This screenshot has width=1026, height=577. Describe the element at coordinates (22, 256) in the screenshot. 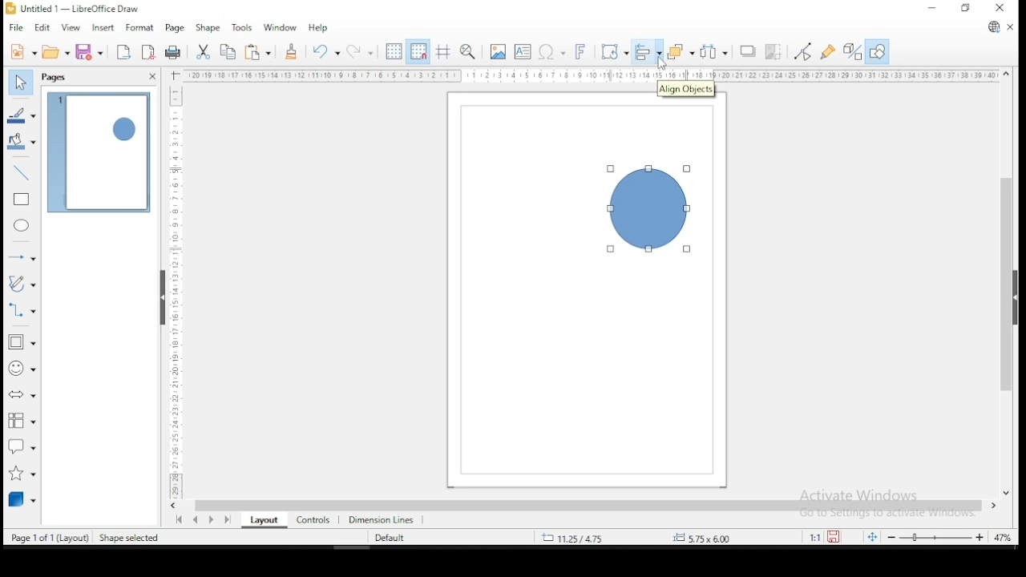

I see `lines and arrows` at that location.